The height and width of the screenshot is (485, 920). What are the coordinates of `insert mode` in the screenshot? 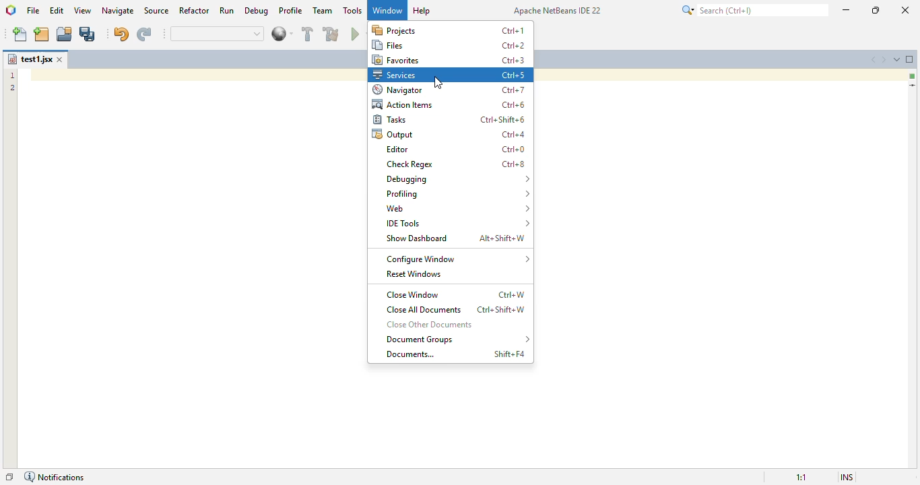 It's located at (847, 476).